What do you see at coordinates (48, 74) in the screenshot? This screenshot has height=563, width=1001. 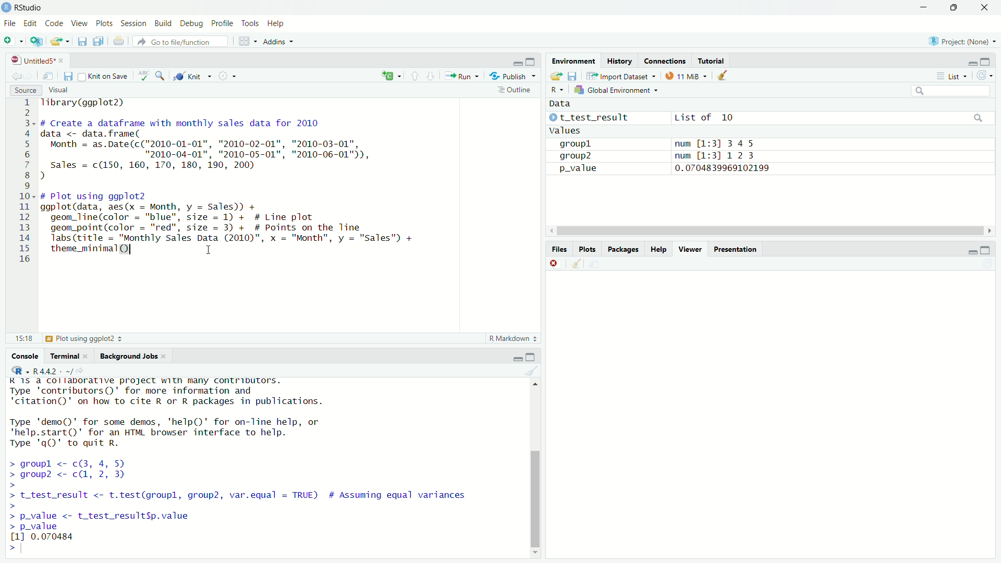 I see `save in new window` at bounding box center [48, 74].